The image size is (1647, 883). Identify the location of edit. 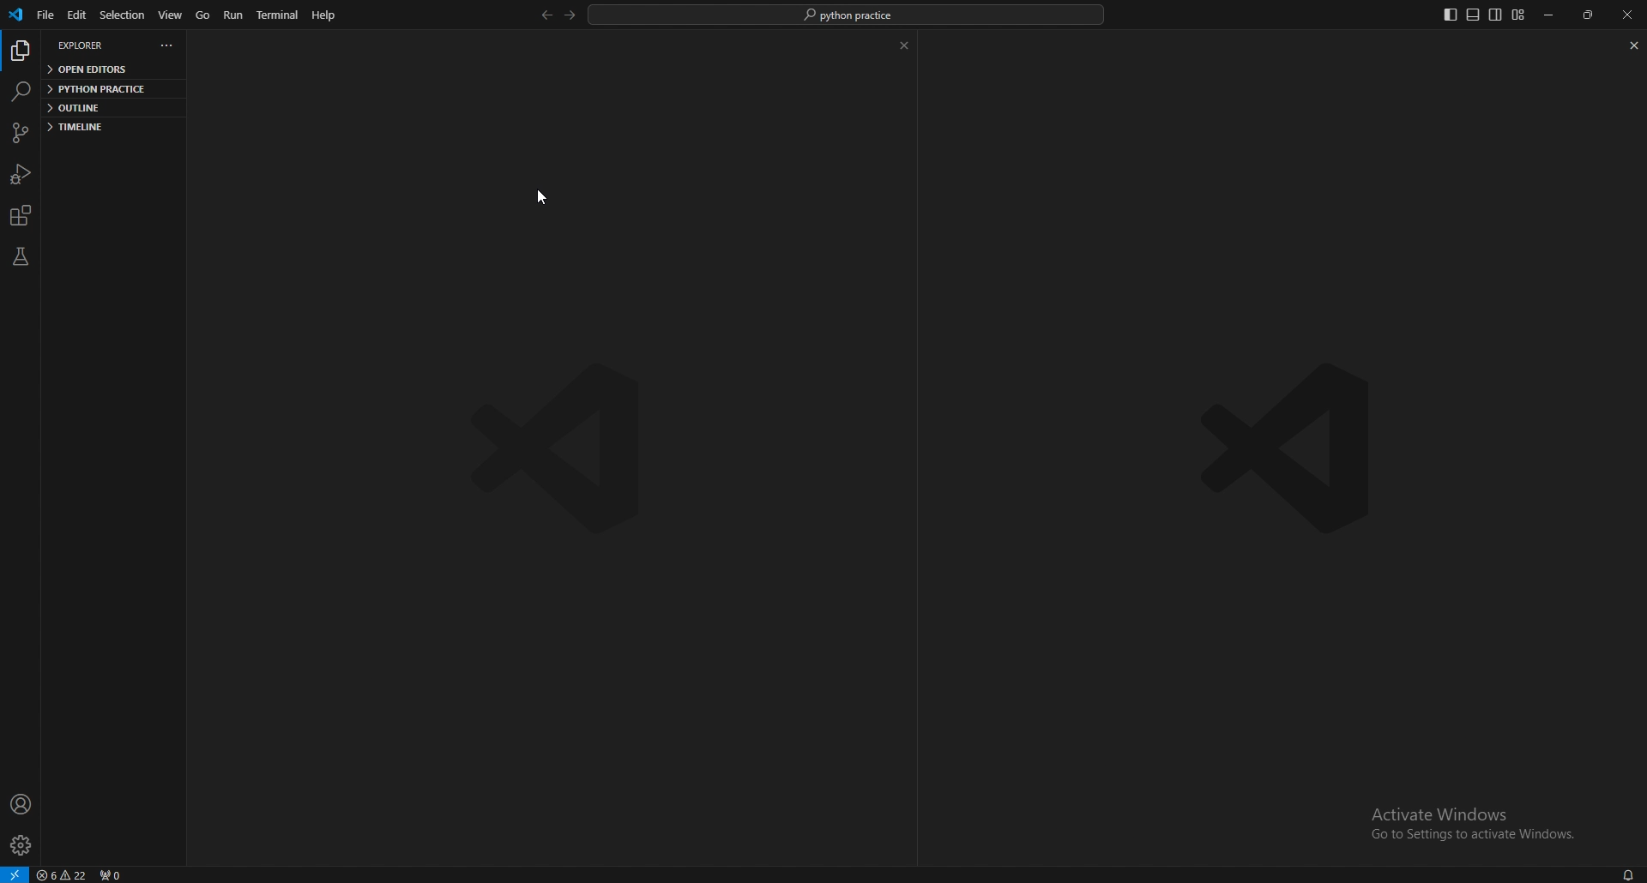
(75, 15).